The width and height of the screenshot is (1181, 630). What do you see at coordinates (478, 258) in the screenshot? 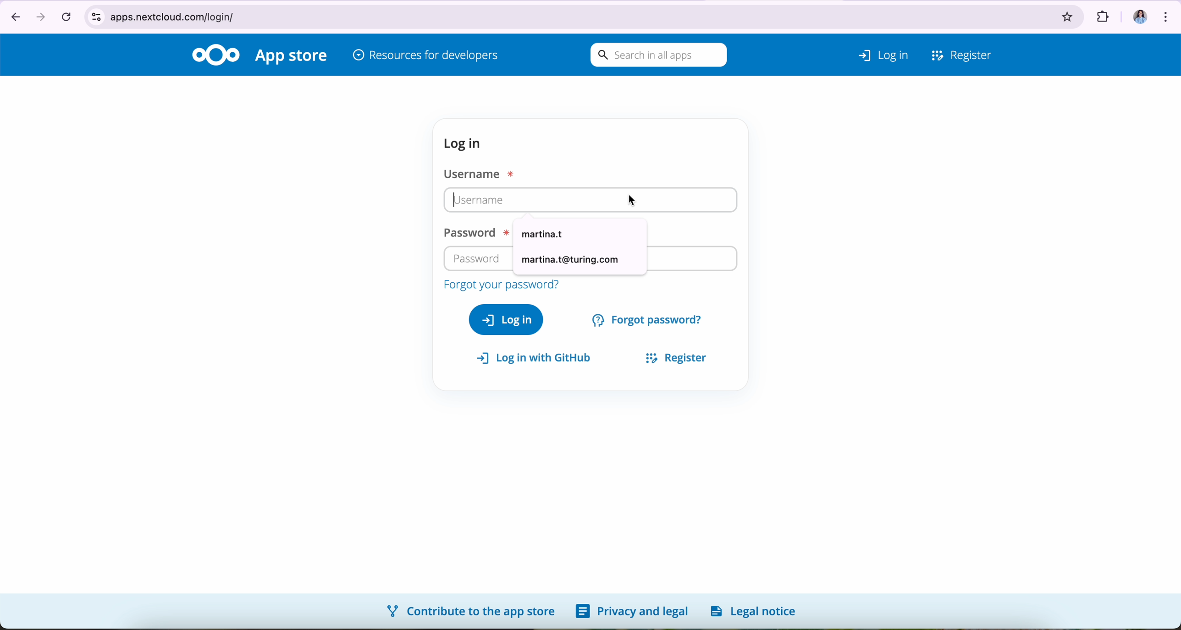
I see `password ` at bounding box center [478, 258].